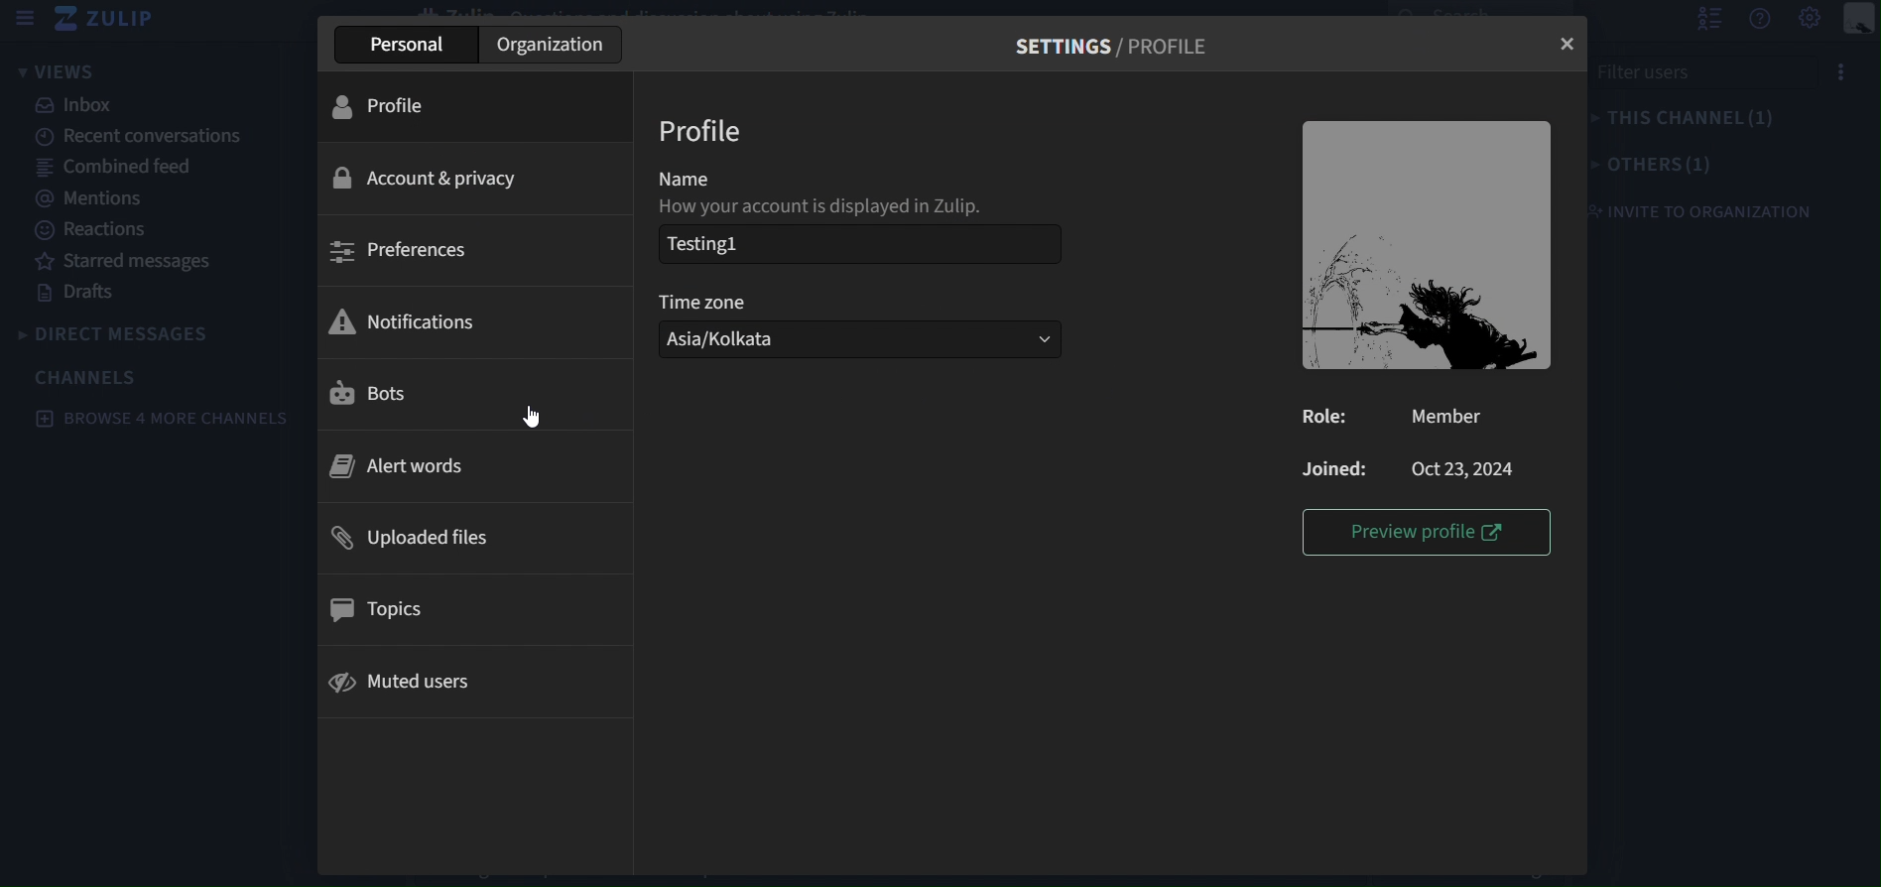 The image size is (1881, 887). I want to click on organization, so click(553, 49).